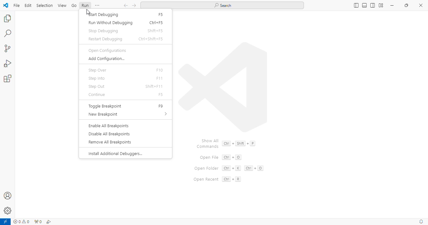 This screenshot has height=225, width=428. I want to click on no problems, so click(22, 222).